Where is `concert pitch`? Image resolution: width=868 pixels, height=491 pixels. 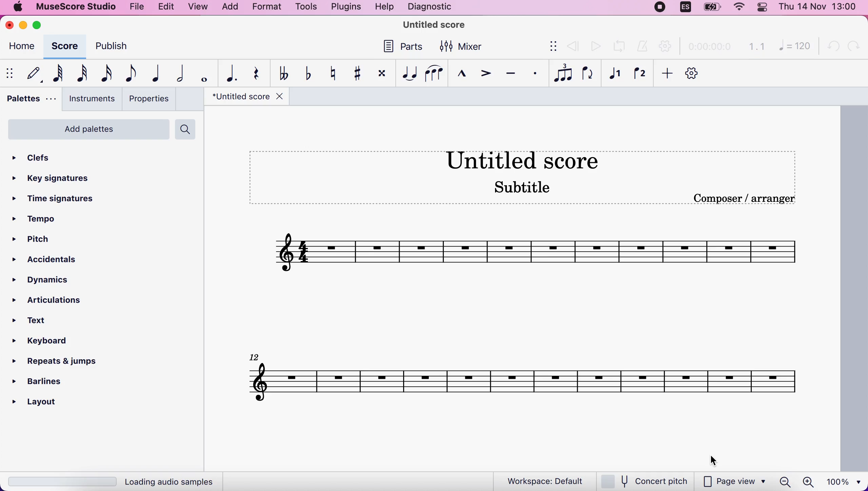 concert pitch is located at coordinates (645, 480).